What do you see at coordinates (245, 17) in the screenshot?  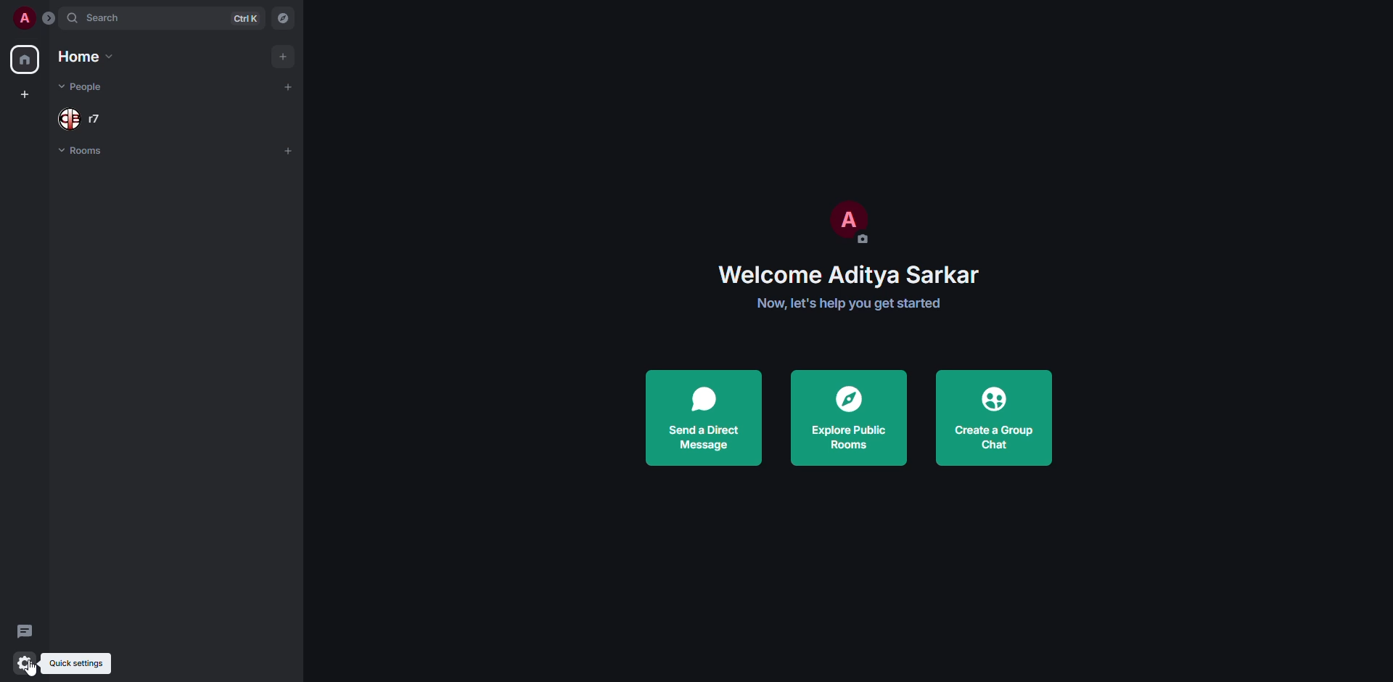 I see `ctrl K` at bounding box center [245, 17].